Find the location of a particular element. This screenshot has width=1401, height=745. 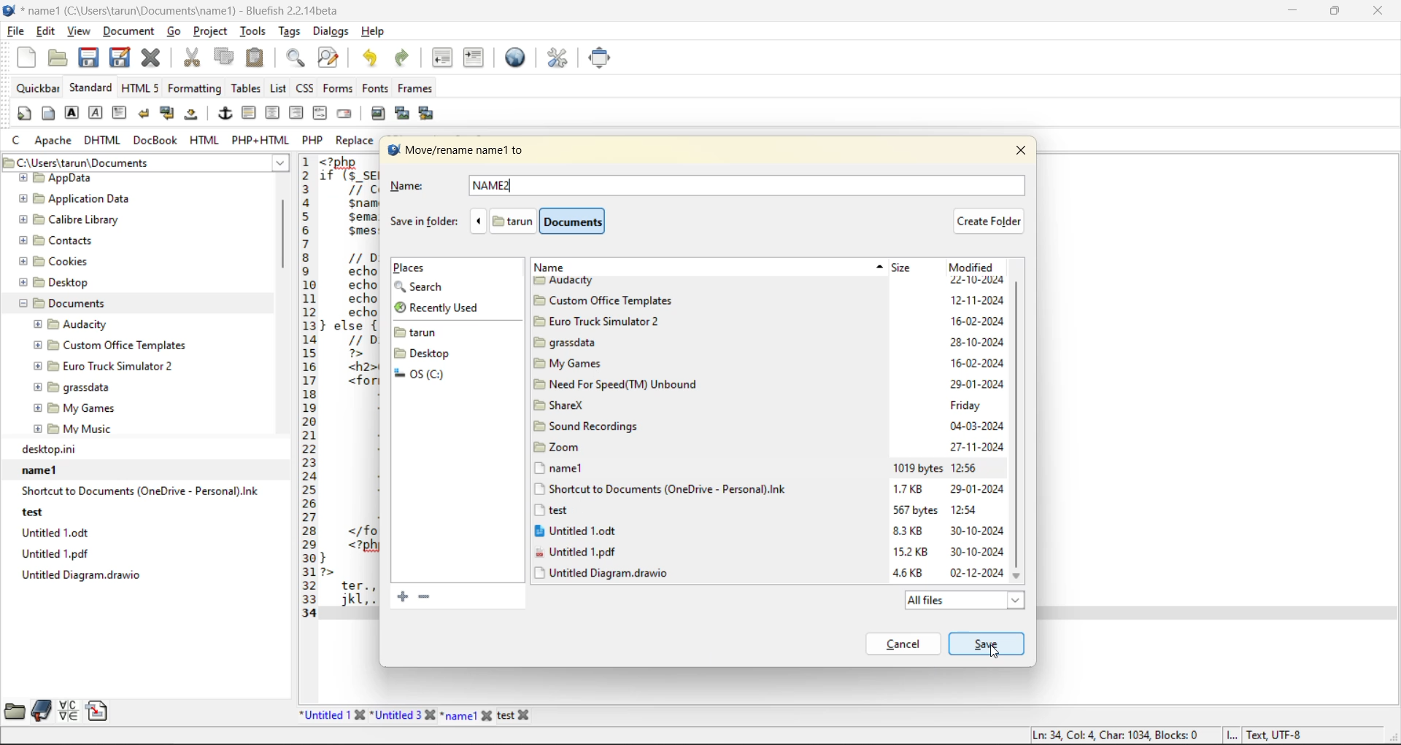

file path is located at coordinates (143, 163).